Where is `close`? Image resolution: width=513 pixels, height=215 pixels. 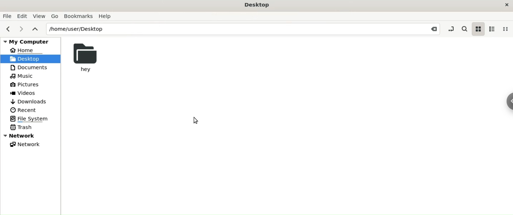
close is located at coordinates (505, 5).